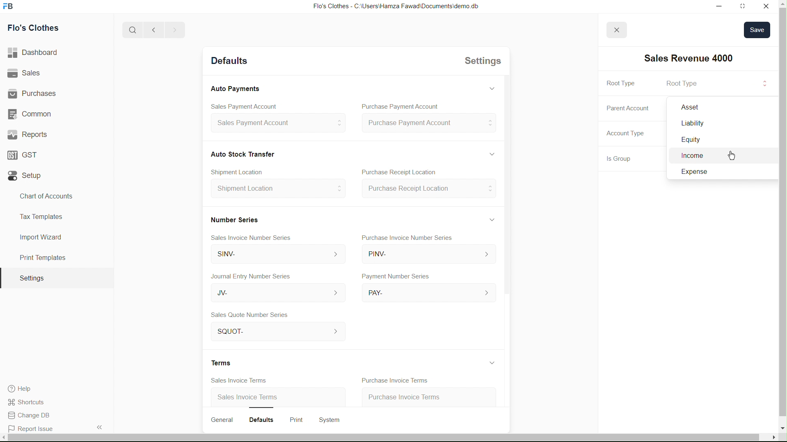 The height and width of the screenshot is (442, 787). I want to click on Journal Entry Number Series, so click(256, 275).